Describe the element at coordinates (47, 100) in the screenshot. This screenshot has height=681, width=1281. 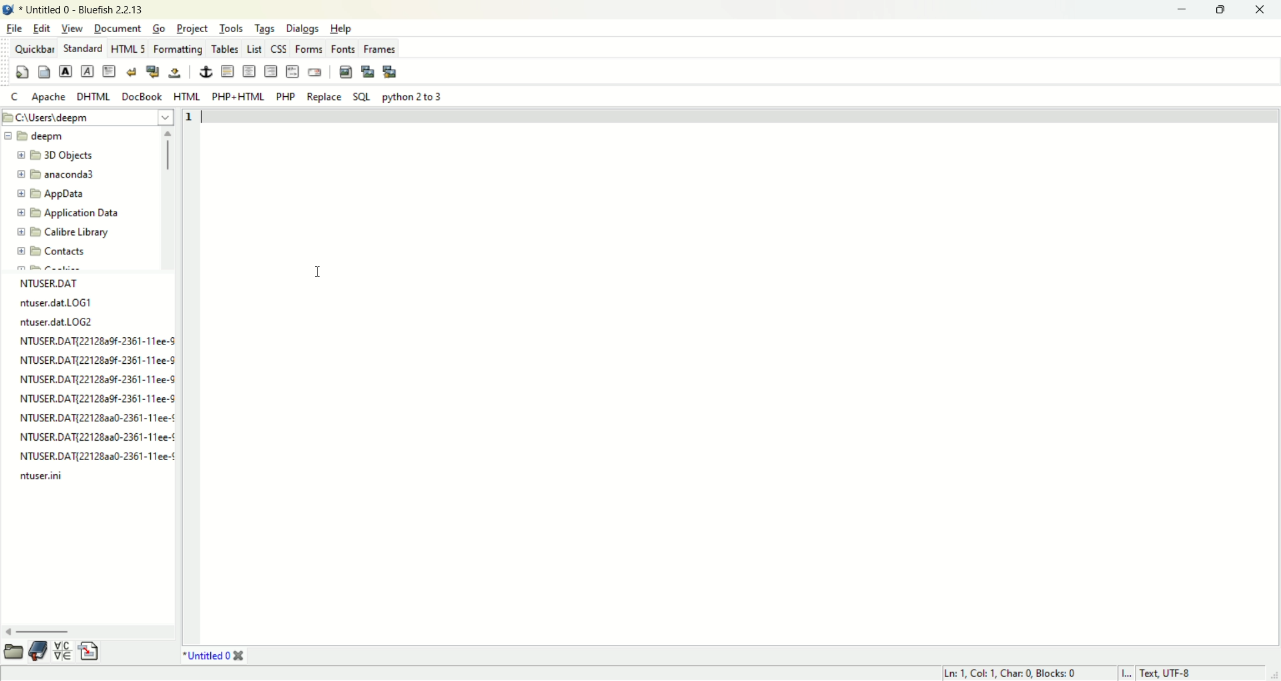
I see `Apache` at that location.